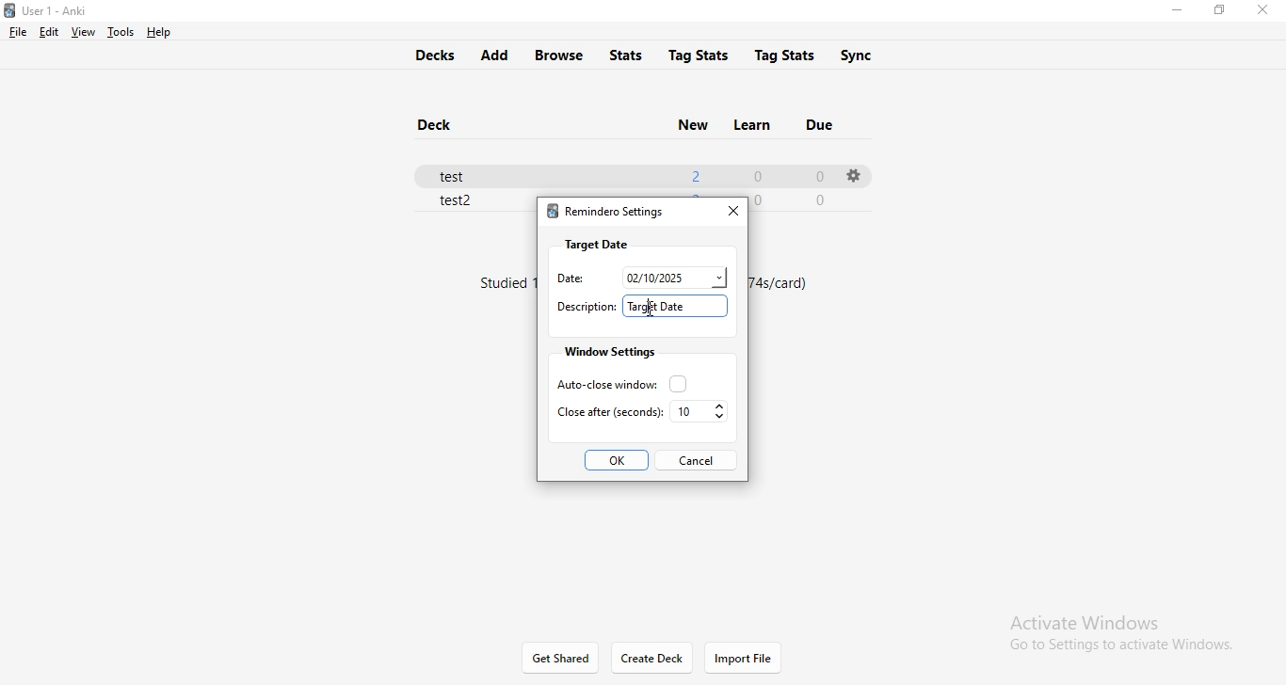 The width and height of the screenshot is (1286, 685). I want to click on close, so click(730, 209).